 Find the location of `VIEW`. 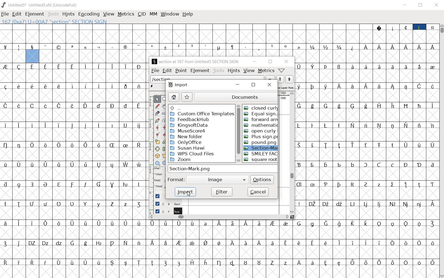

VIEW is located at coordinates (109, 14).